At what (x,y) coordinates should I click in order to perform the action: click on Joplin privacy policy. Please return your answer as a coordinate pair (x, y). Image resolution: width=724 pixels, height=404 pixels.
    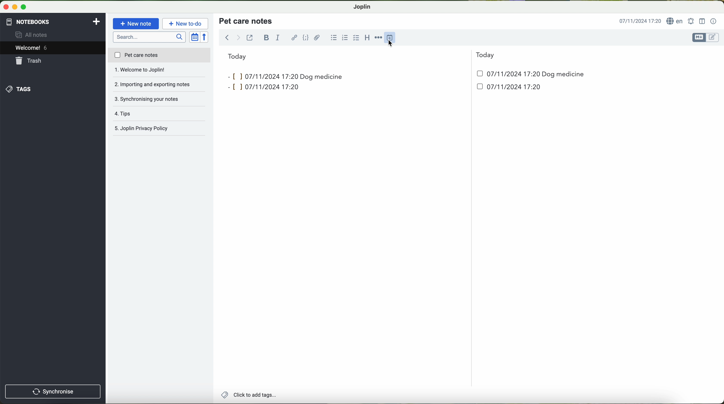
    Looking at the image, I should click on (160, 114).